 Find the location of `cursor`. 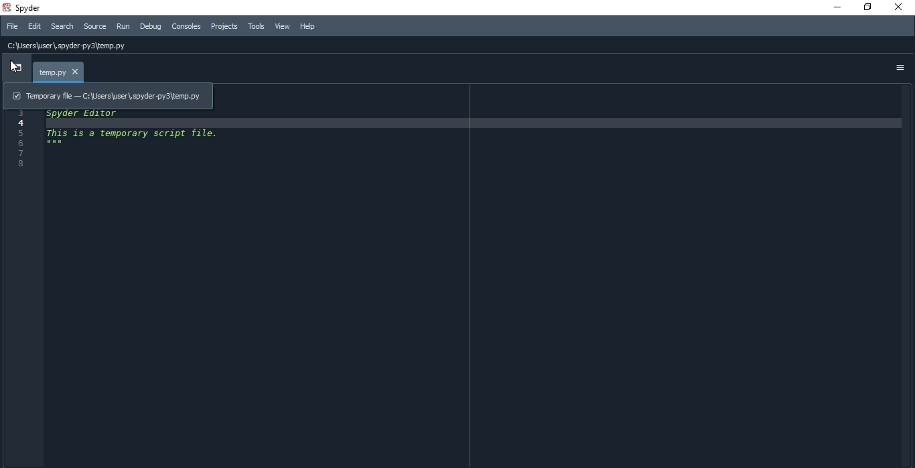

cursor is located at coordinates (15, 68).